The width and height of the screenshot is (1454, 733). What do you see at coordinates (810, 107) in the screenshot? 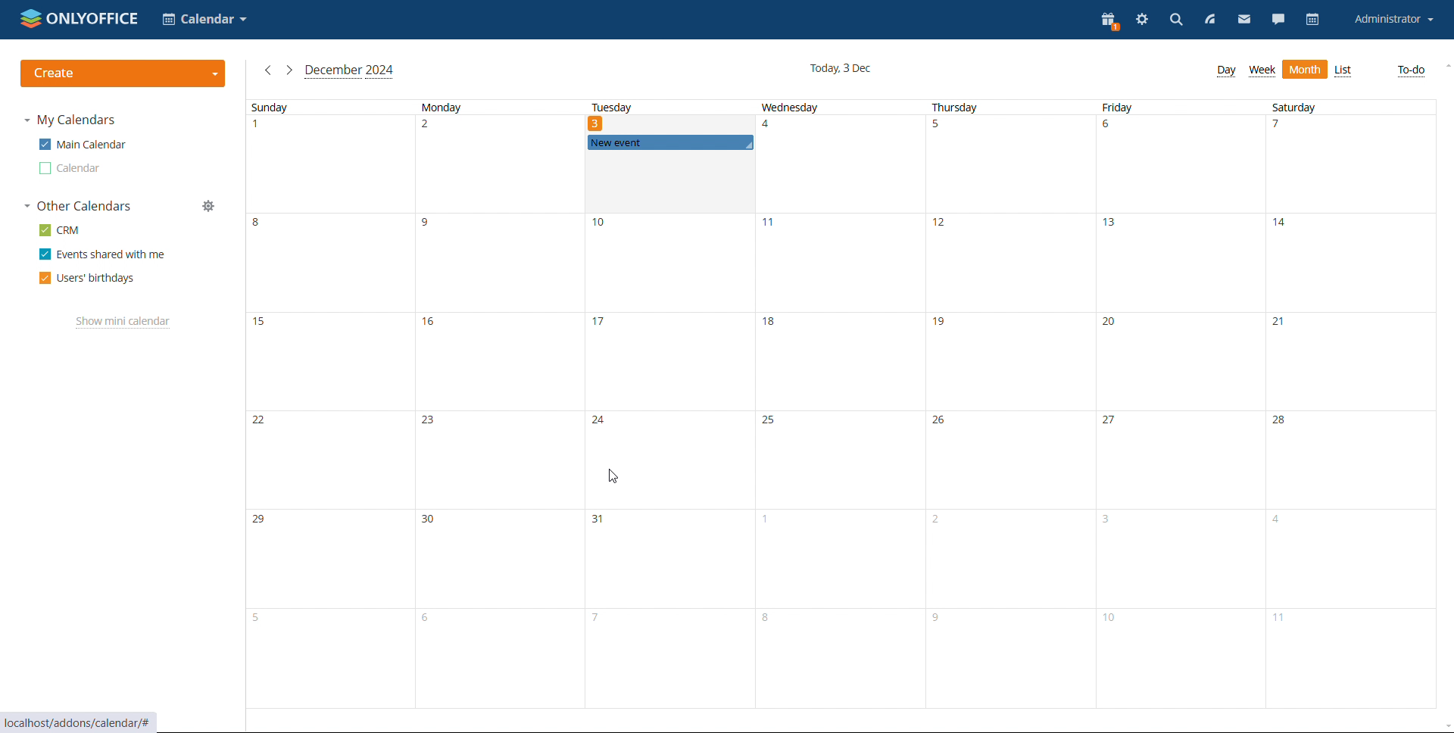
I see `wednesday` at bounding box center [810, 107].